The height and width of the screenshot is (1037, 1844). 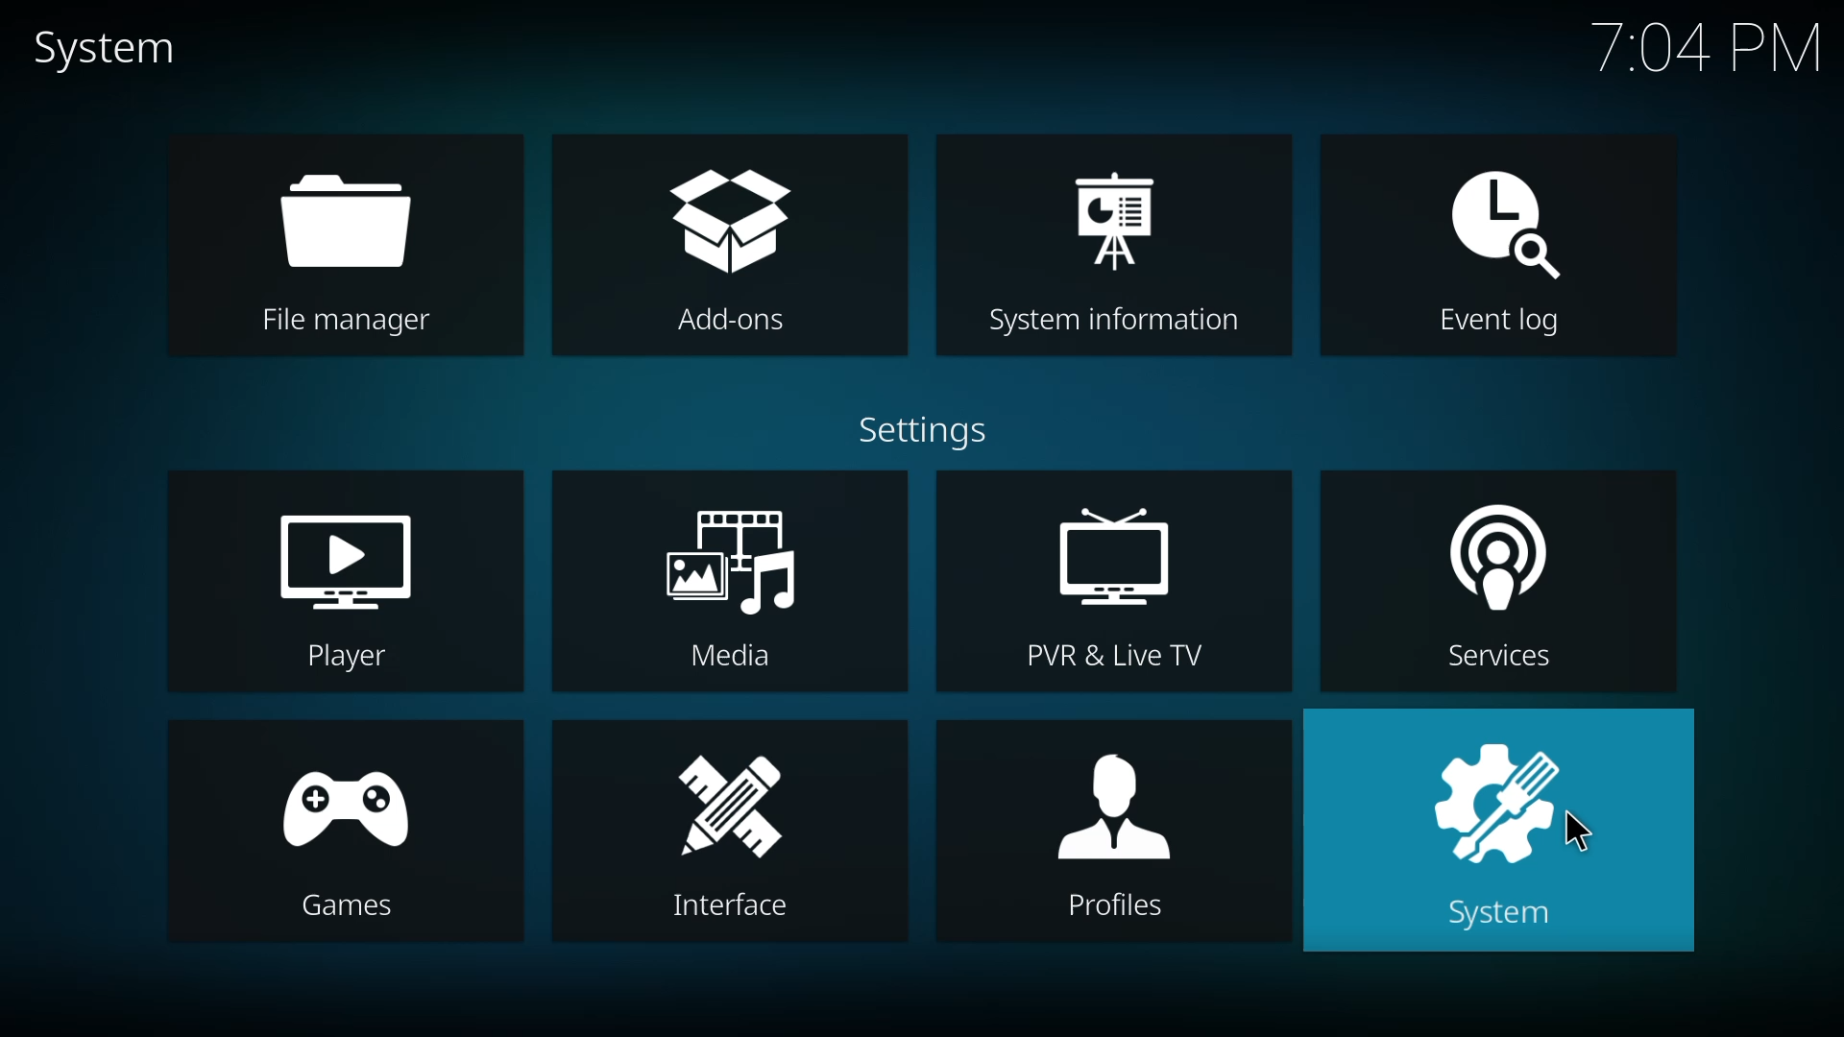 I want to click on file manager, so click(x=342, y=248).